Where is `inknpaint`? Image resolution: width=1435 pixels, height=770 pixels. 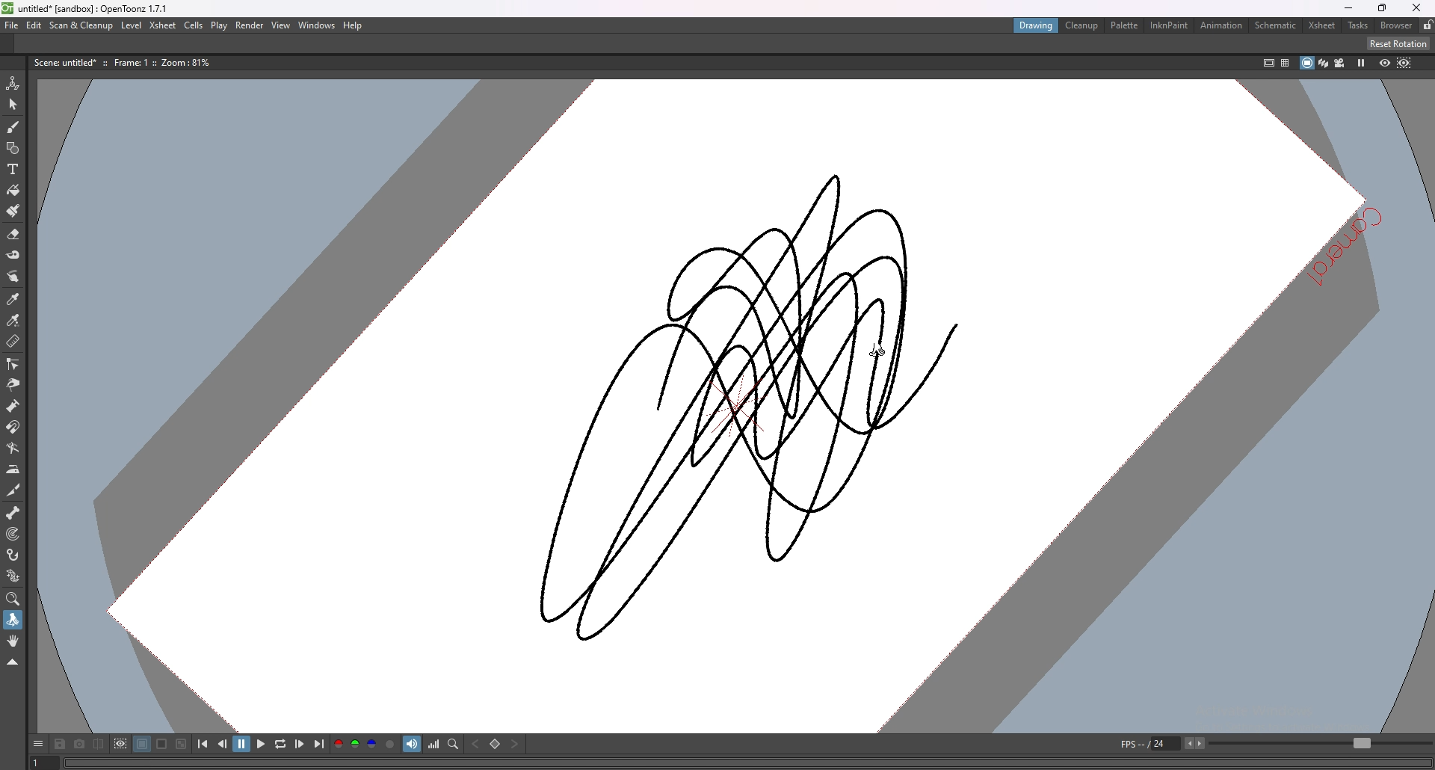
inknpaint is located at coordinates (1173, 25).